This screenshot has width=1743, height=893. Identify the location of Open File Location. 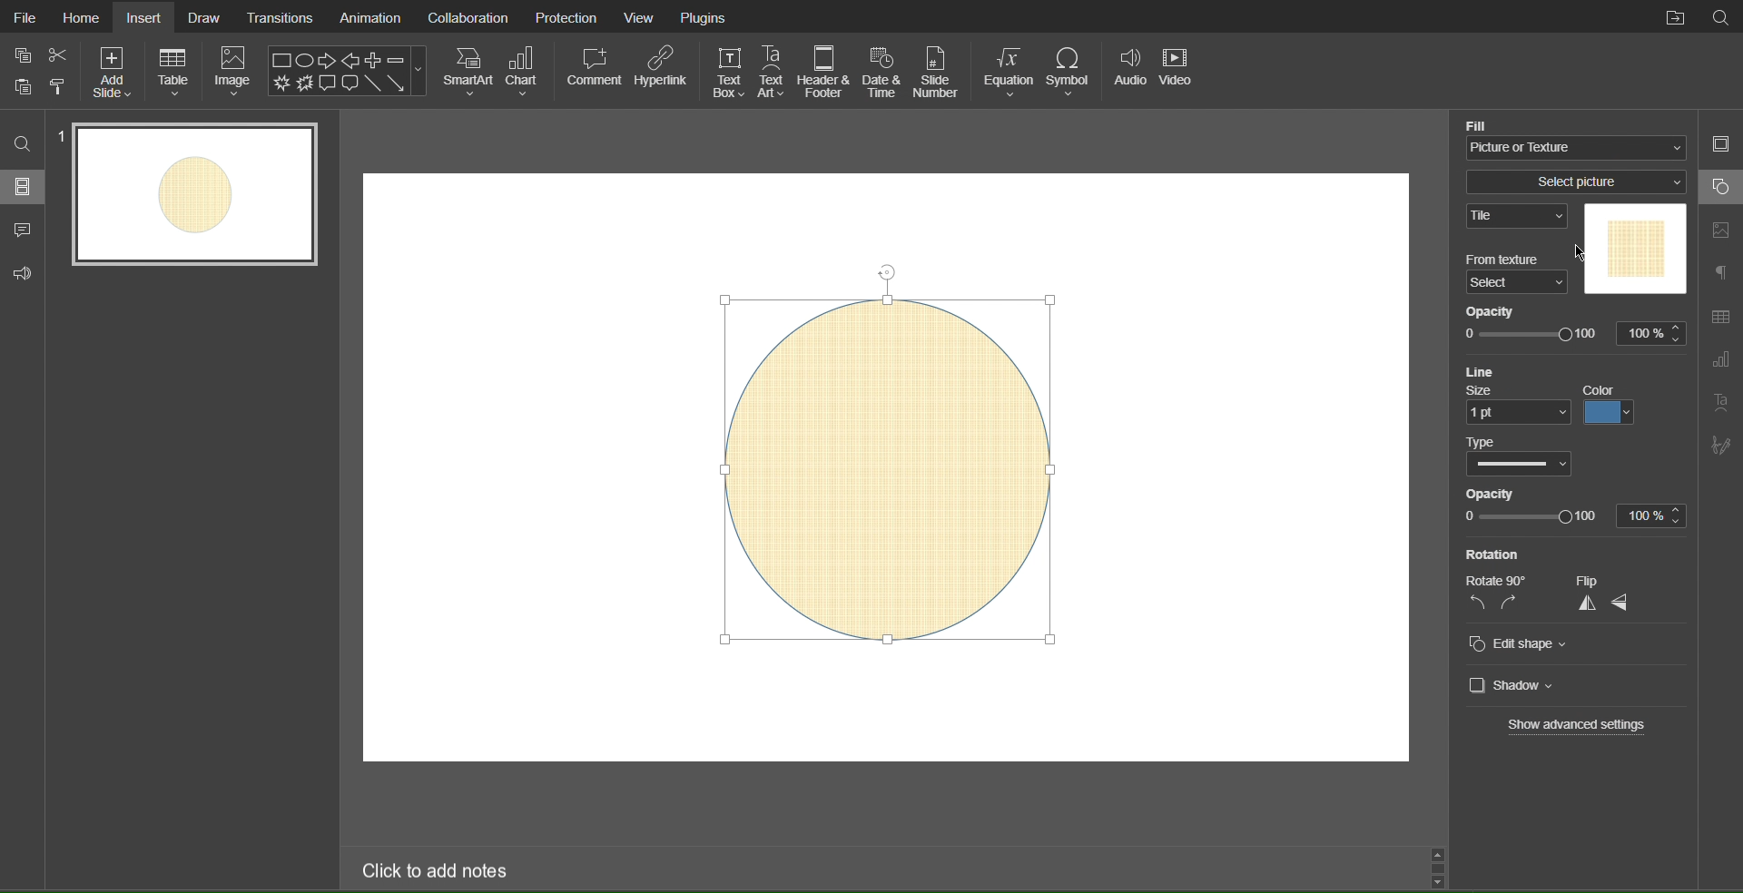
(1675, 17).